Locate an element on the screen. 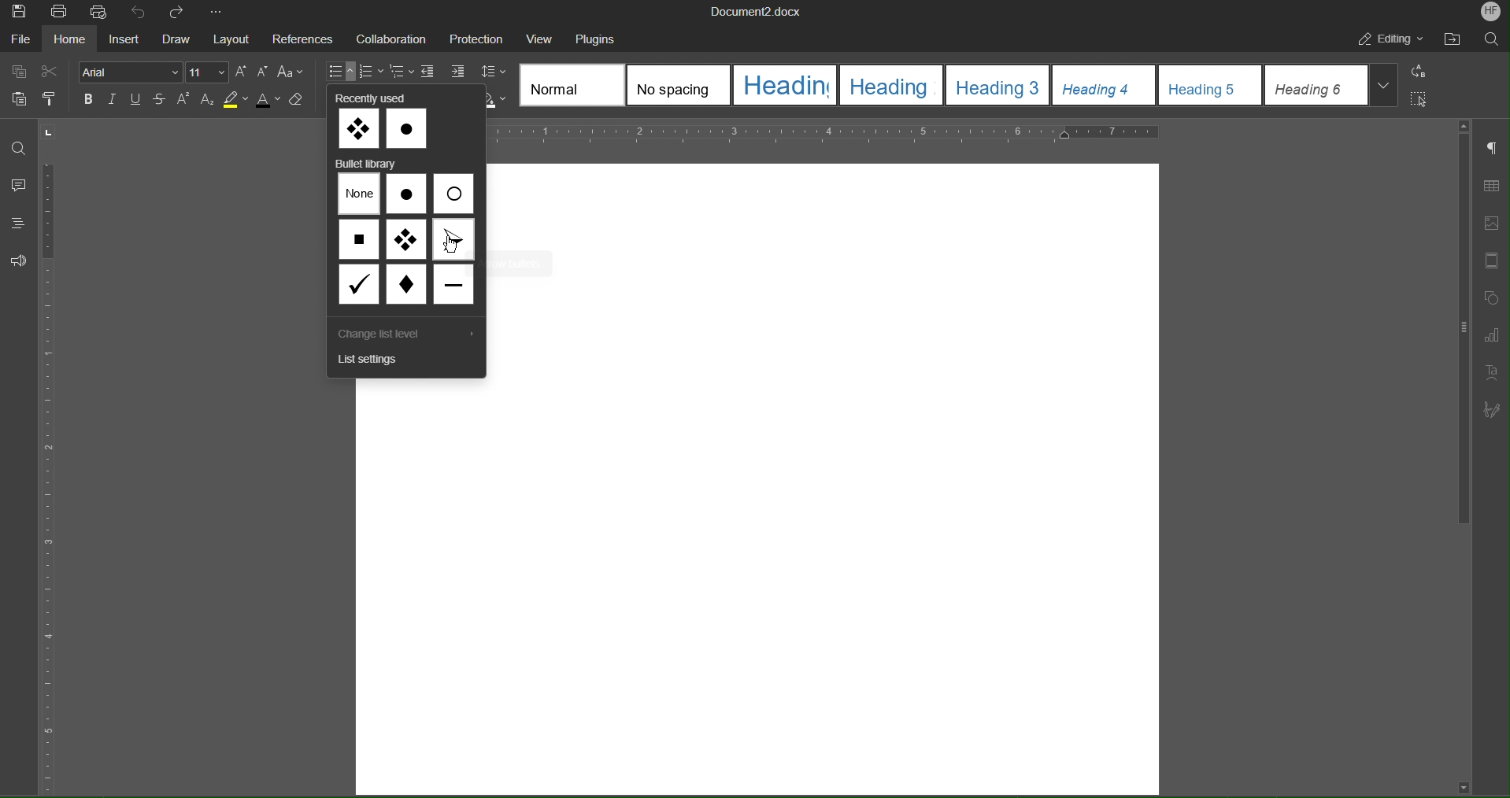 The width and height of the screenshot is (1510, 798). List Settings is located at coordinates (376, 362).